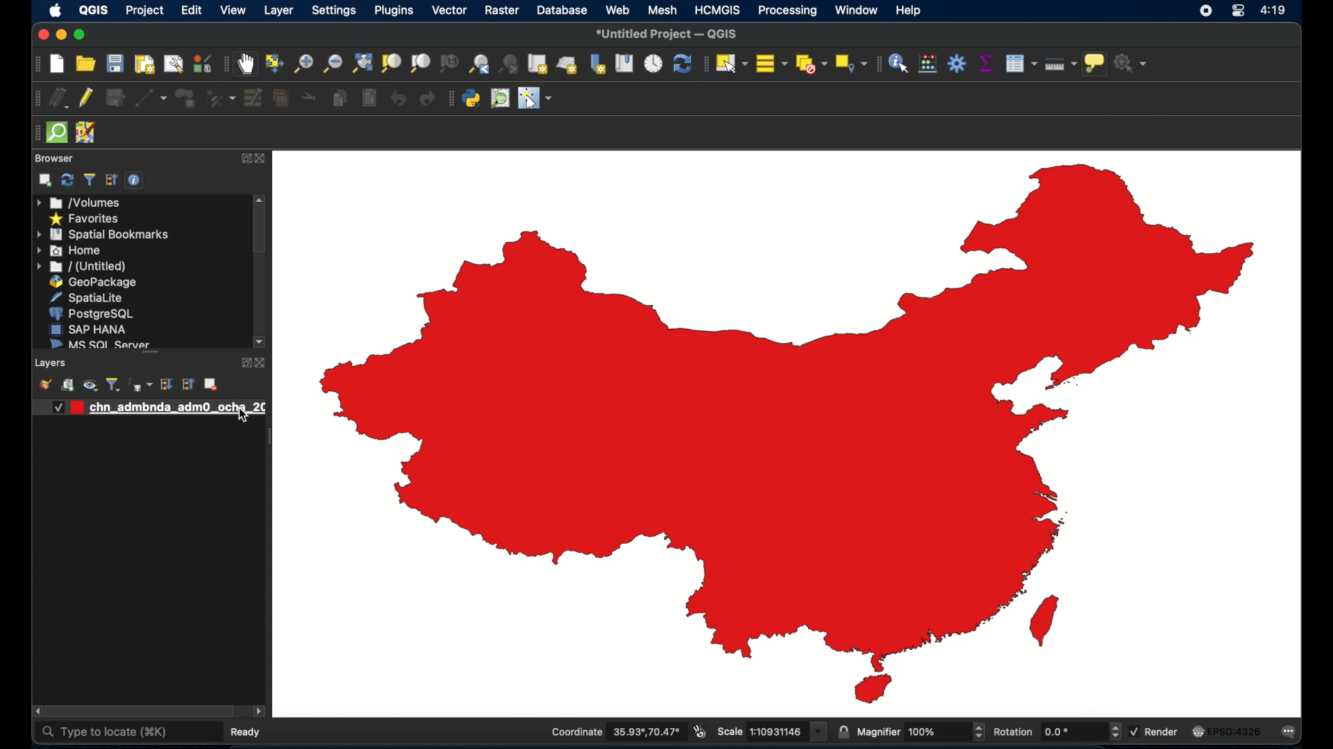  What do you see at coordinates (449, 97) in the screenshot?
I see `plugins toolbar` at bounding box center [449, 97].